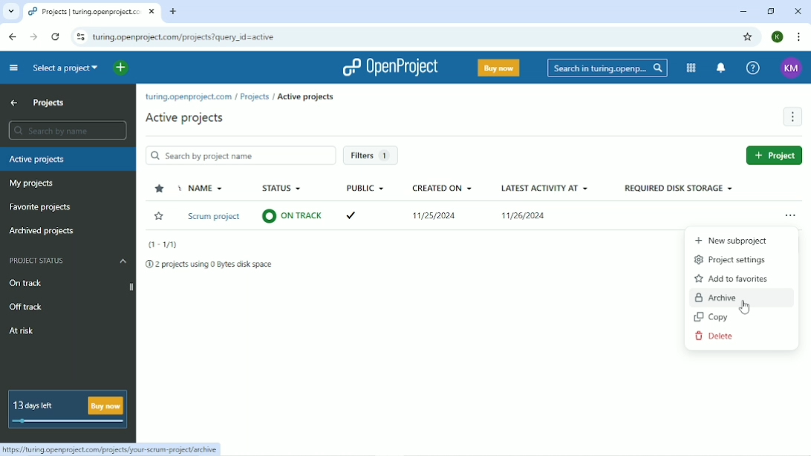  I want to click on Sort by favorite, so click(160, 189).